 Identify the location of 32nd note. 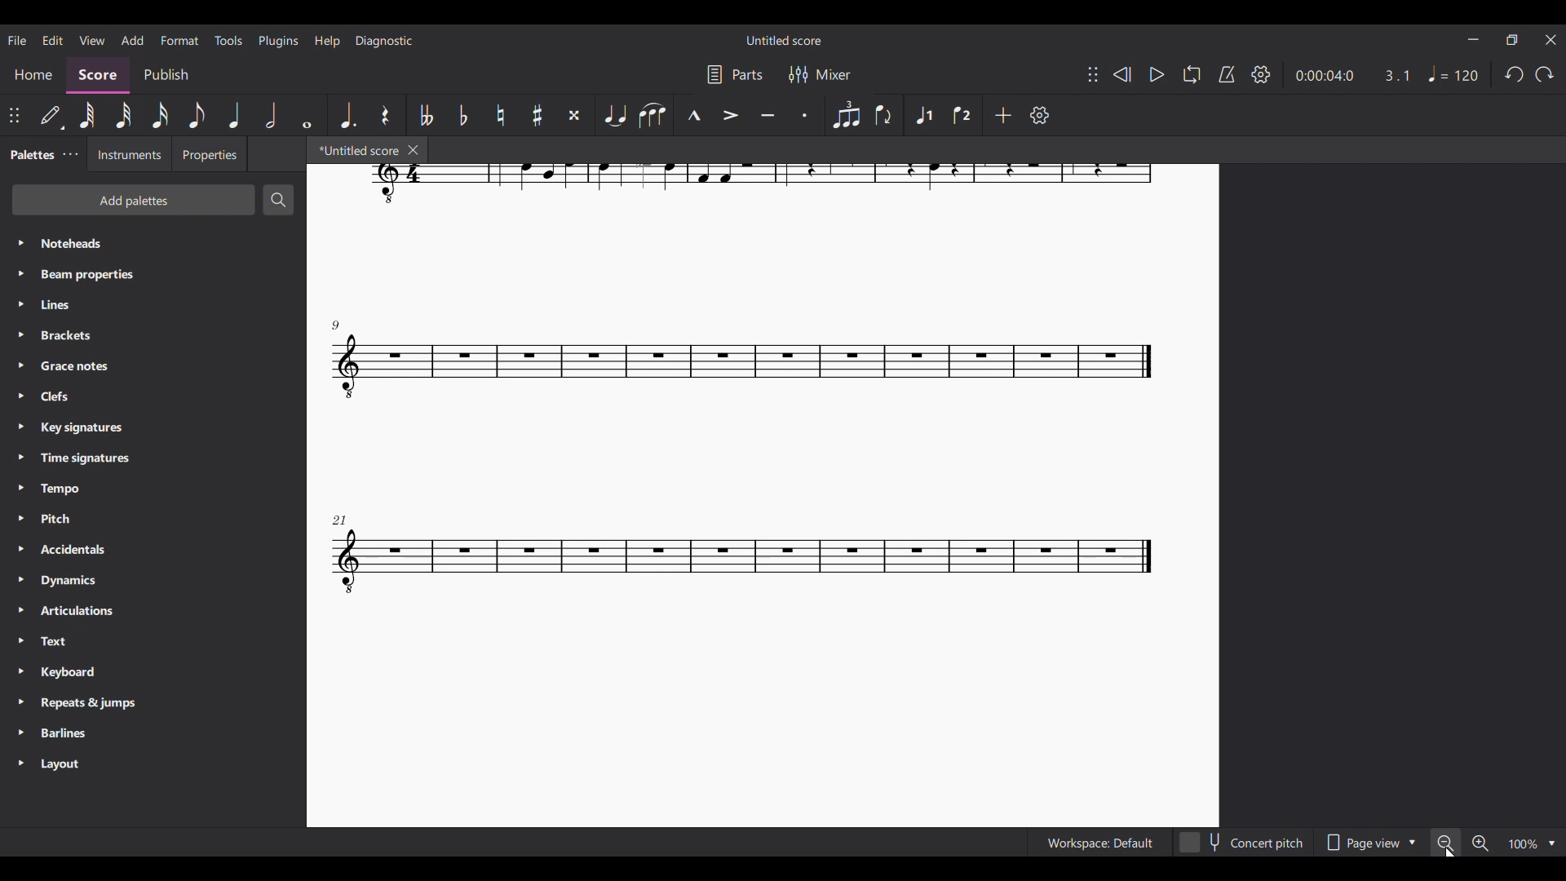
(123, 116).